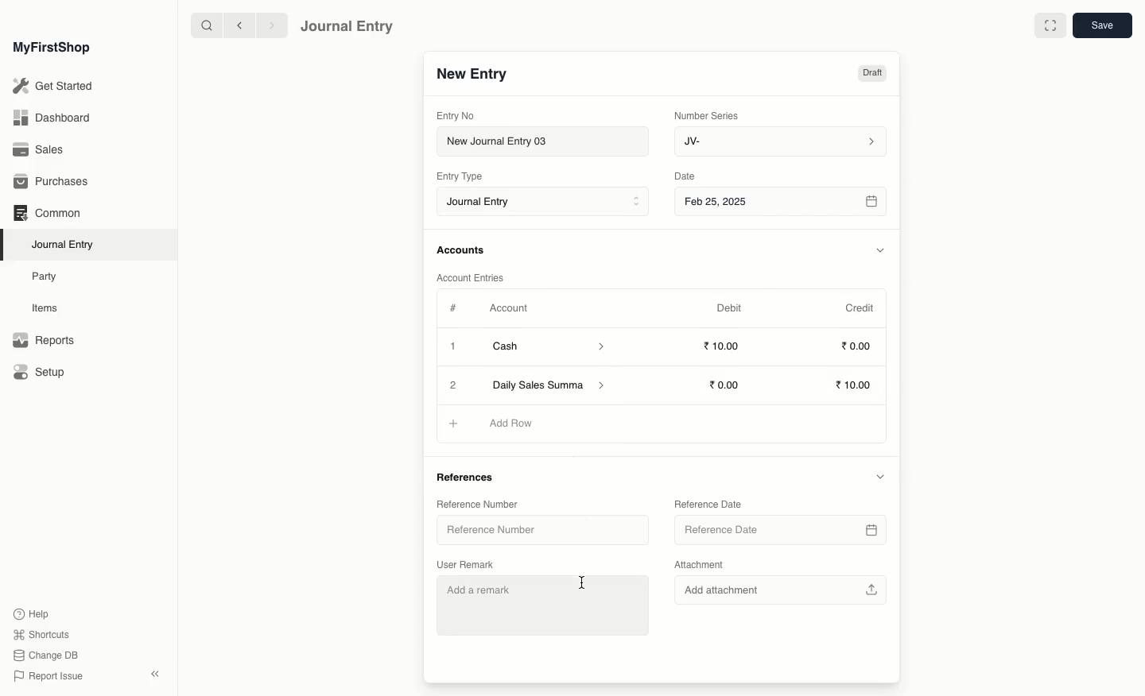 Image resolution: width=1145 pixels, height=696 pixels. I want to click on Get Started, so click(54, 87).